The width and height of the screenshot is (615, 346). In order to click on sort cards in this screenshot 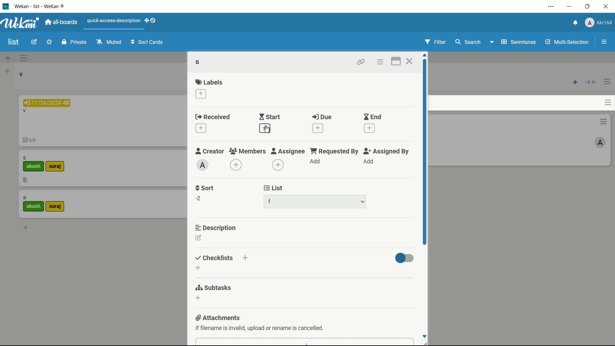, I will do `click(148, 43)`.